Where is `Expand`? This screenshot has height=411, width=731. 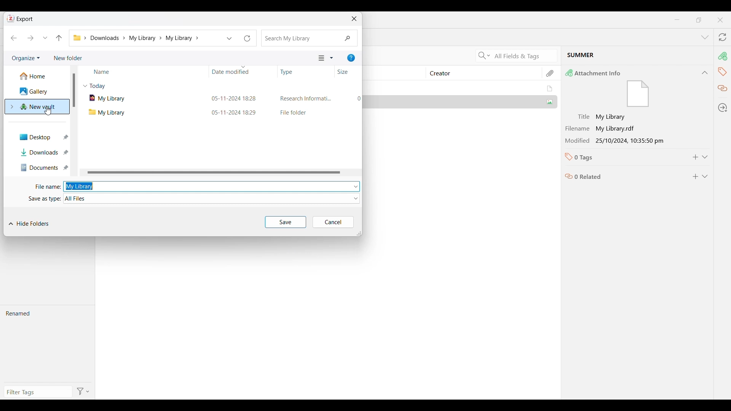
Expand is located at coordinates (705, 157).